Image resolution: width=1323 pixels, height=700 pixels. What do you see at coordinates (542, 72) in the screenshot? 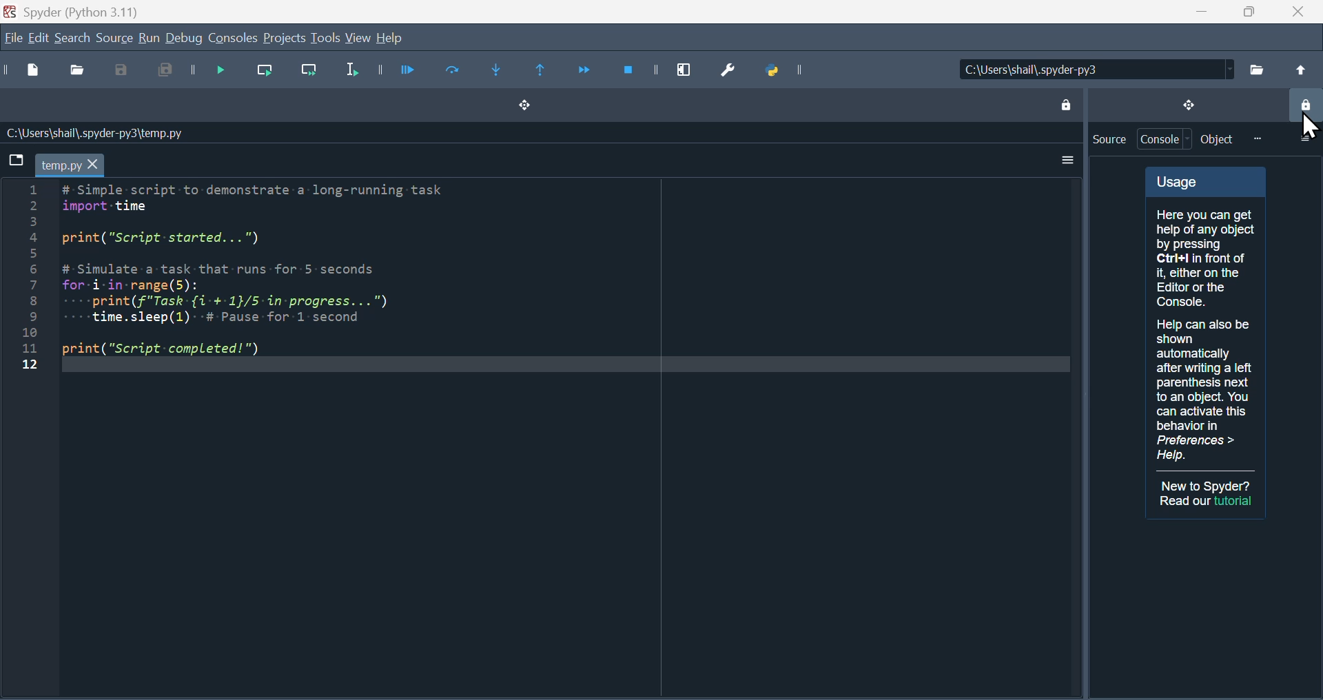
I see `Execute until same function returns` at bounding box center [542, 72].